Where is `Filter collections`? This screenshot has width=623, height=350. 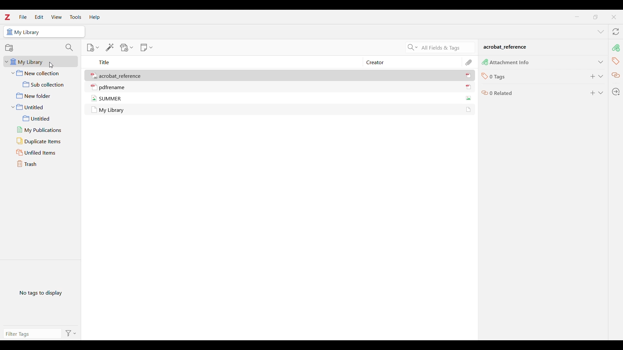 Filter collections is located at coordinates (69, 48).